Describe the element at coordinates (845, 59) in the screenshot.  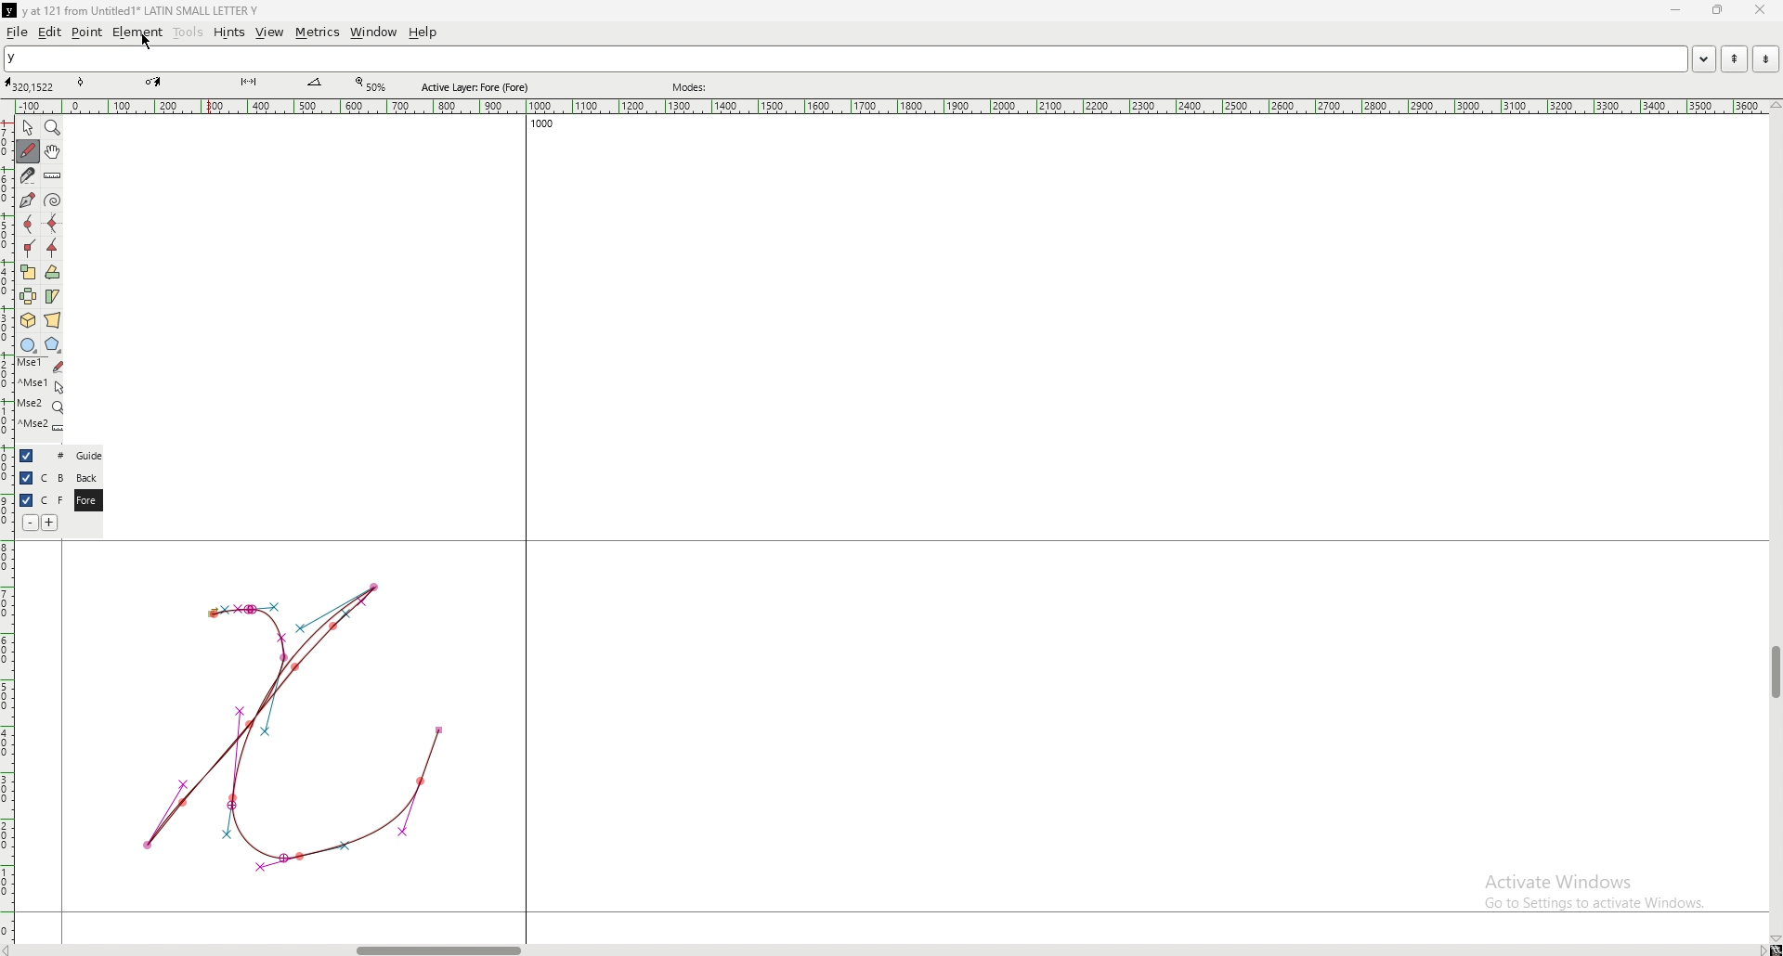
I see `Y` at that location.